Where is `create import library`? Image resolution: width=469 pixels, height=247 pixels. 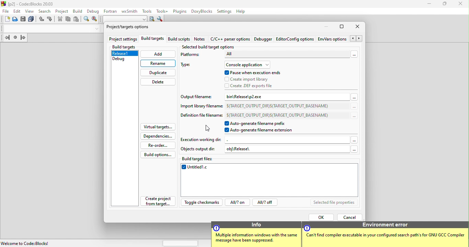
create import library is located at coordinates (249, 80).